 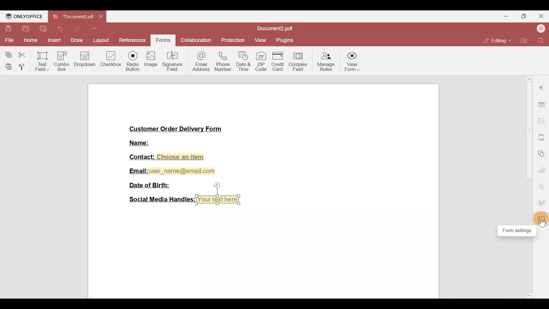 What do you see at coordinates (171, 61) in the screenshot?
I see `Signature field` at bounding box center [171, 61].